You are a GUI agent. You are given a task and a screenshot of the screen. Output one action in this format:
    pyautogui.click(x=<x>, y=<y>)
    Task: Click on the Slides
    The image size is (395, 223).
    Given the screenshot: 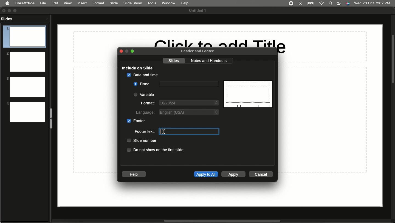 What is the action you would take?
    pyautogui.click(x=9, y=19)
    